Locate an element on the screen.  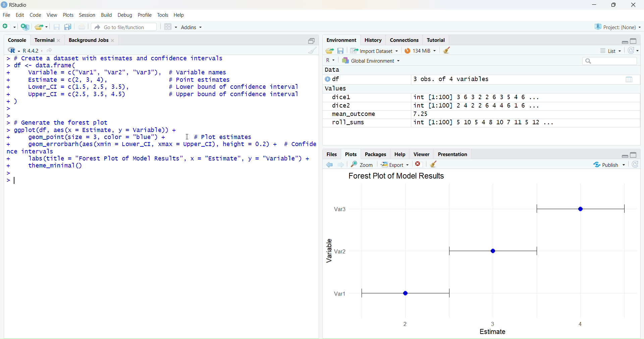
refresh is located at coordinates (633, 50).